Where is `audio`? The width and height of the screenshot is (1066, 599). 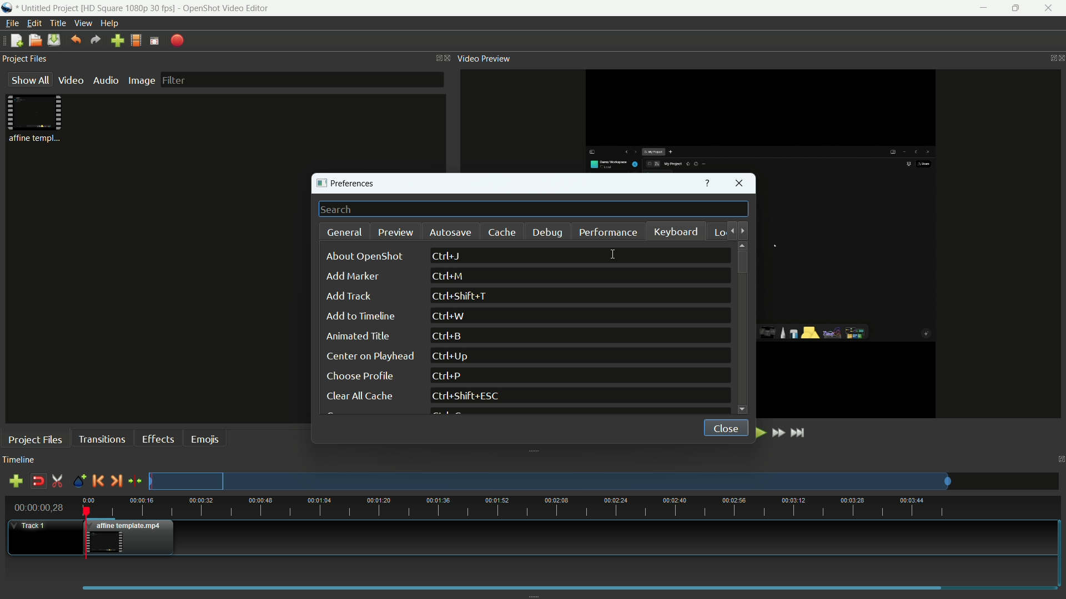 audio is located at coordinates (107, 80).